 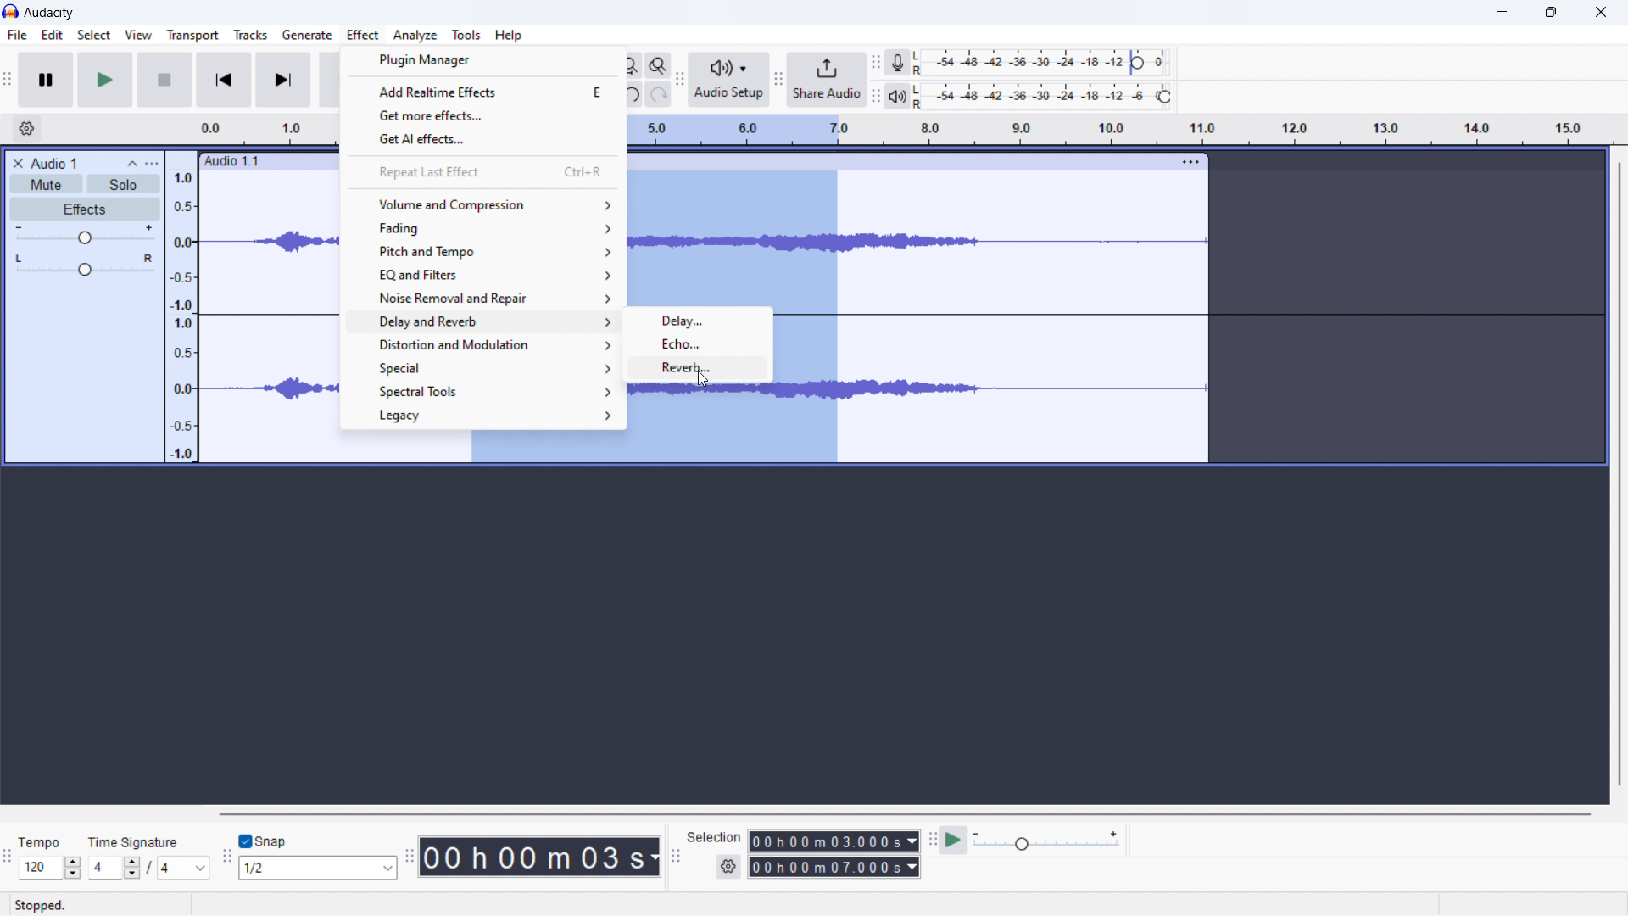 I want to click on add realtime effects, so click(x=482, y=87).